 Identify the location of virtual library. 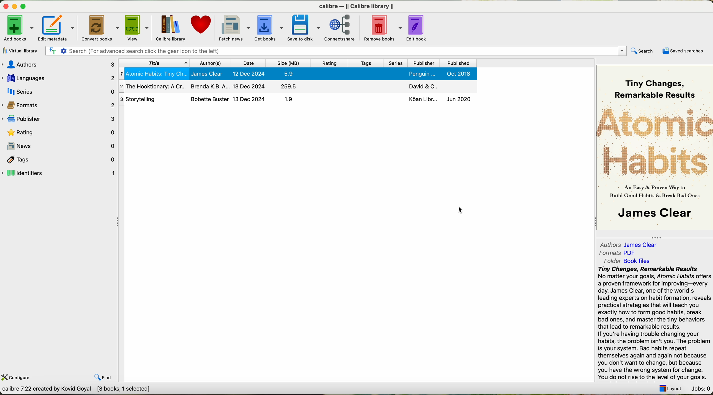
(21, 51).